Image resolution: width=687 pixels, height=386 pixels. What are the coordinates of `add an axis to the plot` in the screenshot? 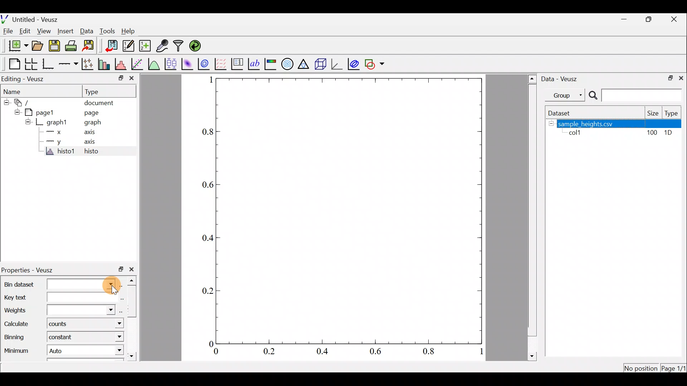 It's located at (68, 65).